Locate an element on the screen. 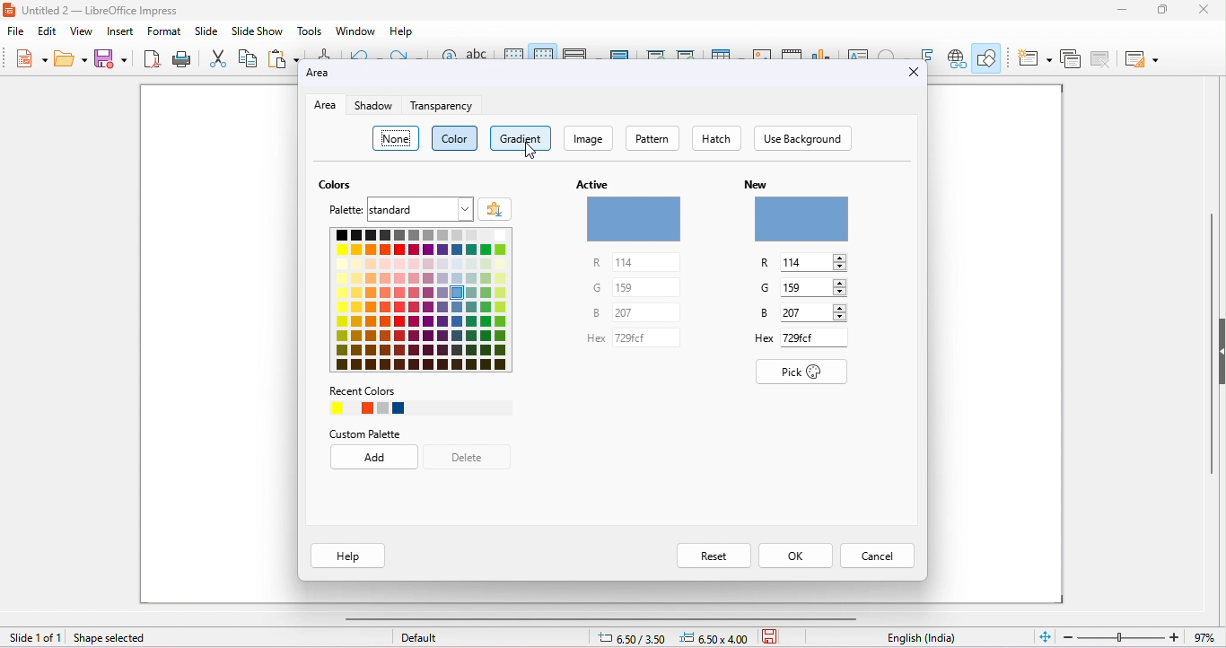 The image size is (1226, 648). dd is located at coordinates (374, 459).